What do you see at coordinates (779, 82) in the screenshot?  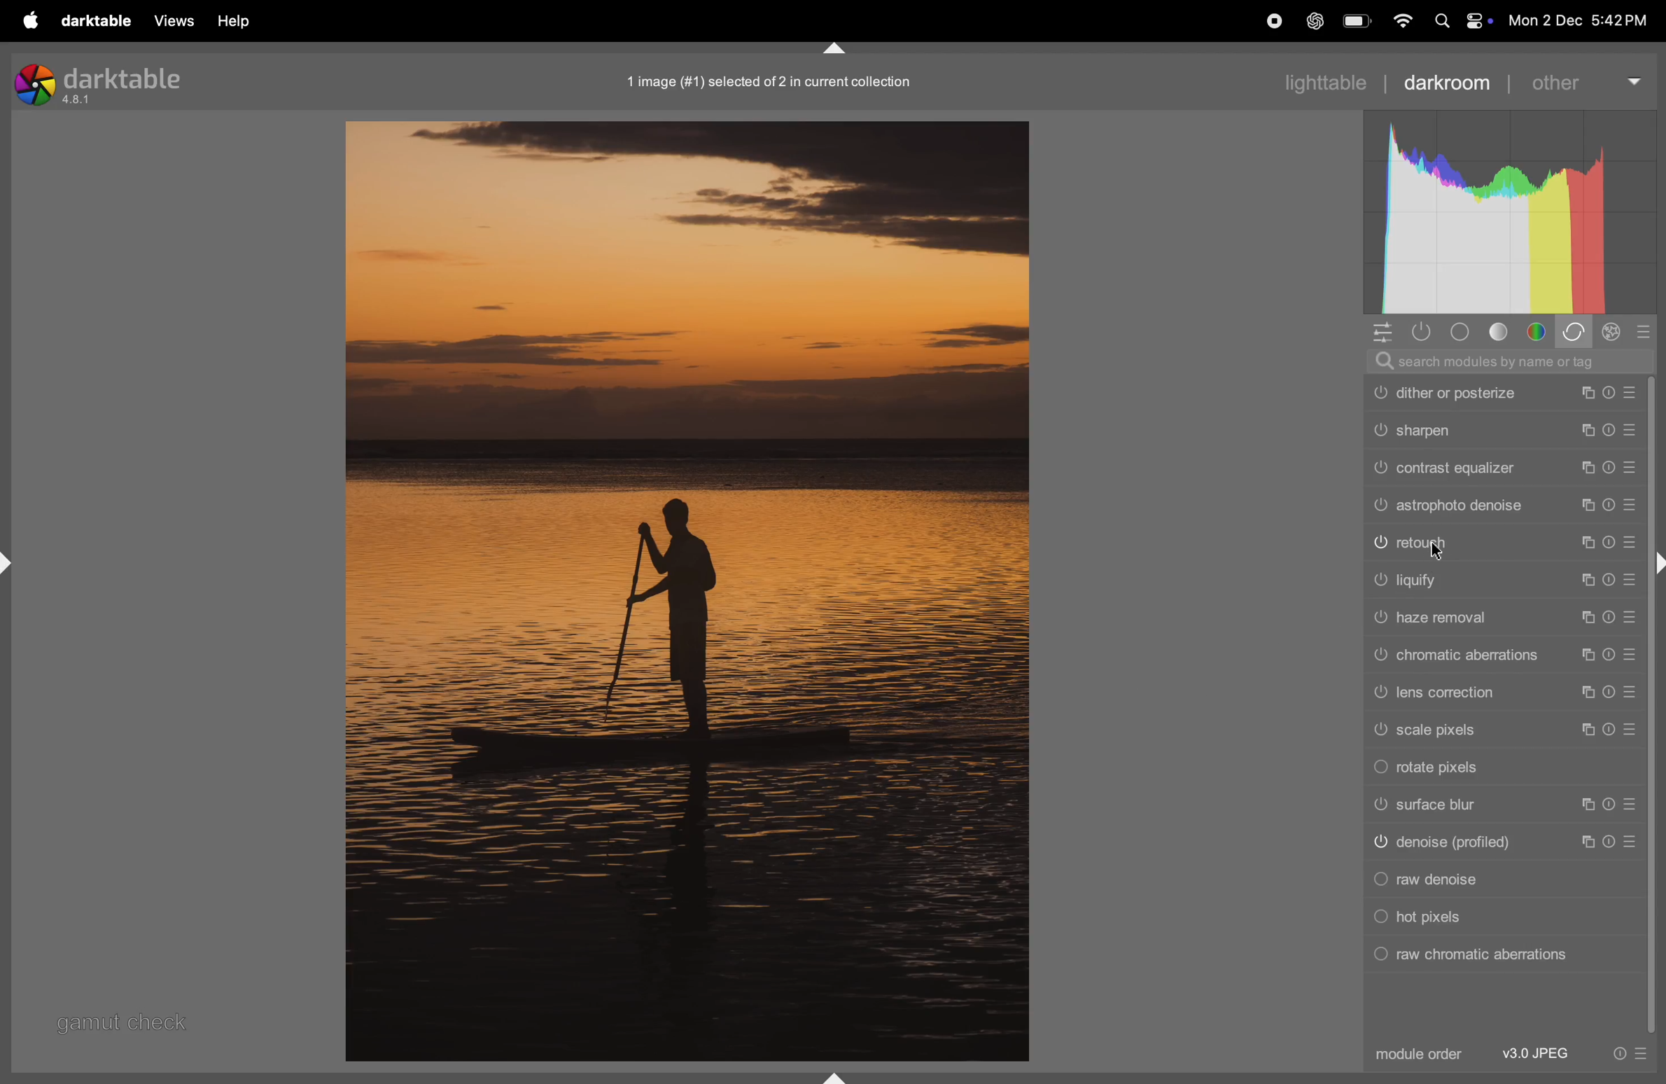 I see `image collections` at bounding box center [779, 82].